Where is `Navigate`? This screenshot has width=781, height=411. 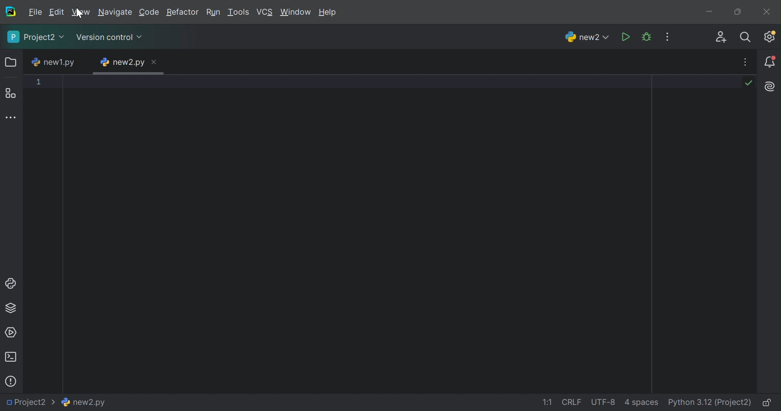 Navigate is located at coordinates (114, 12).